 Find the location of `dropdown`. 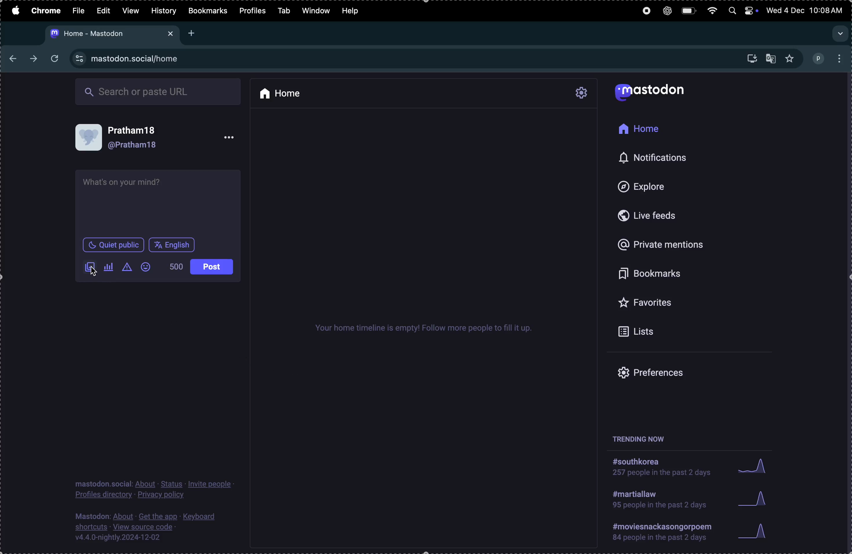

dropdown is located at coordinates (839, 34).